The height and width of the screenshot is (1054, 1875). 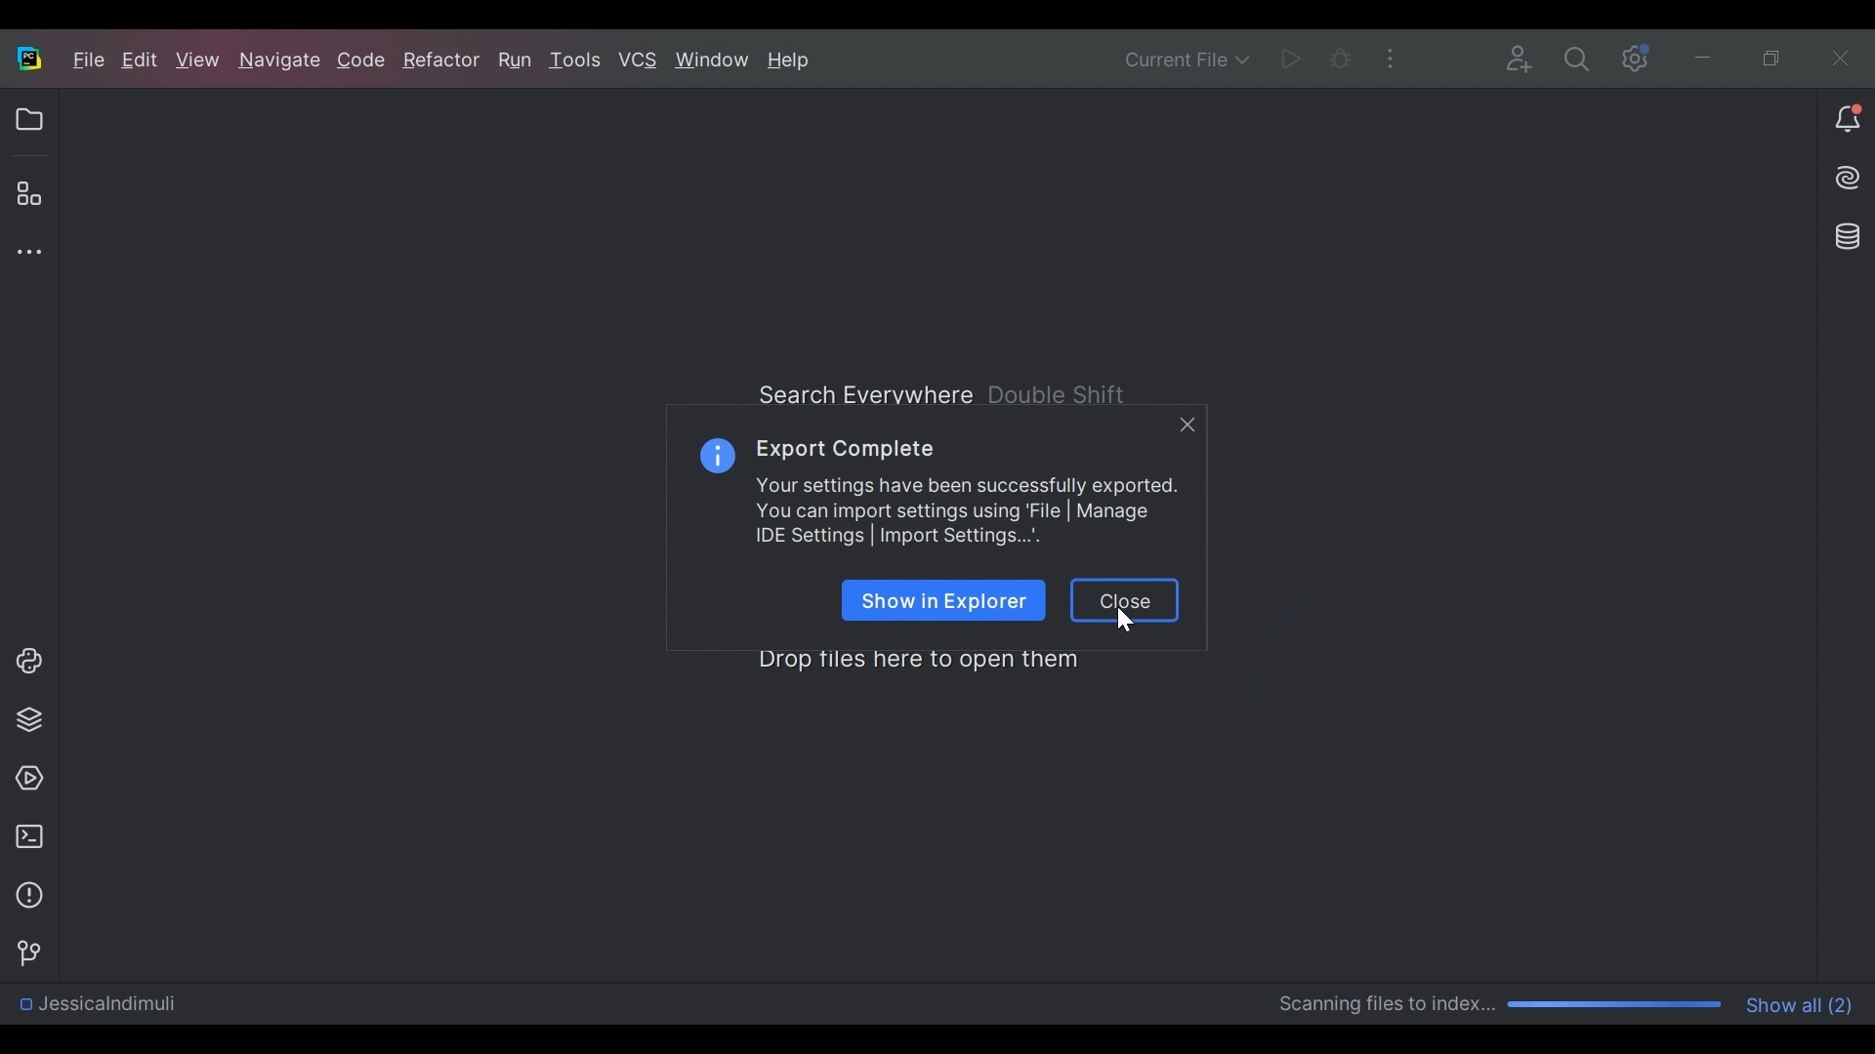 I want to click on Navigate, so click(x=280, y=62).